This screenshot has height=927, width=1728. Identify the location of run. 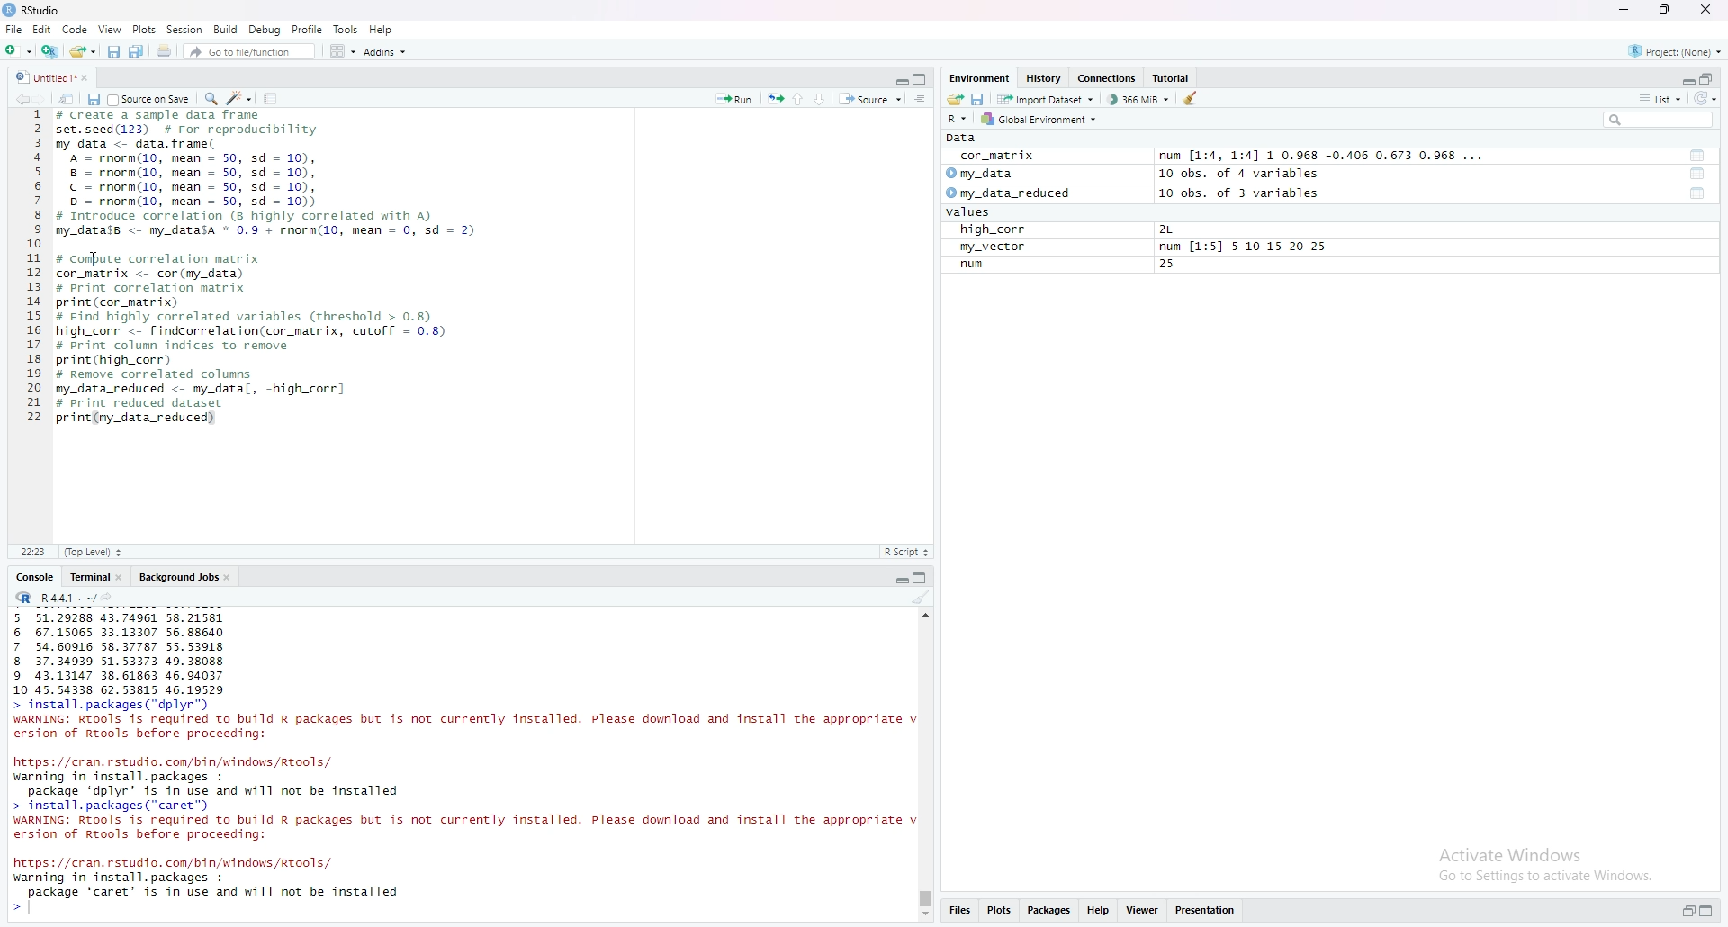
(776, 99).